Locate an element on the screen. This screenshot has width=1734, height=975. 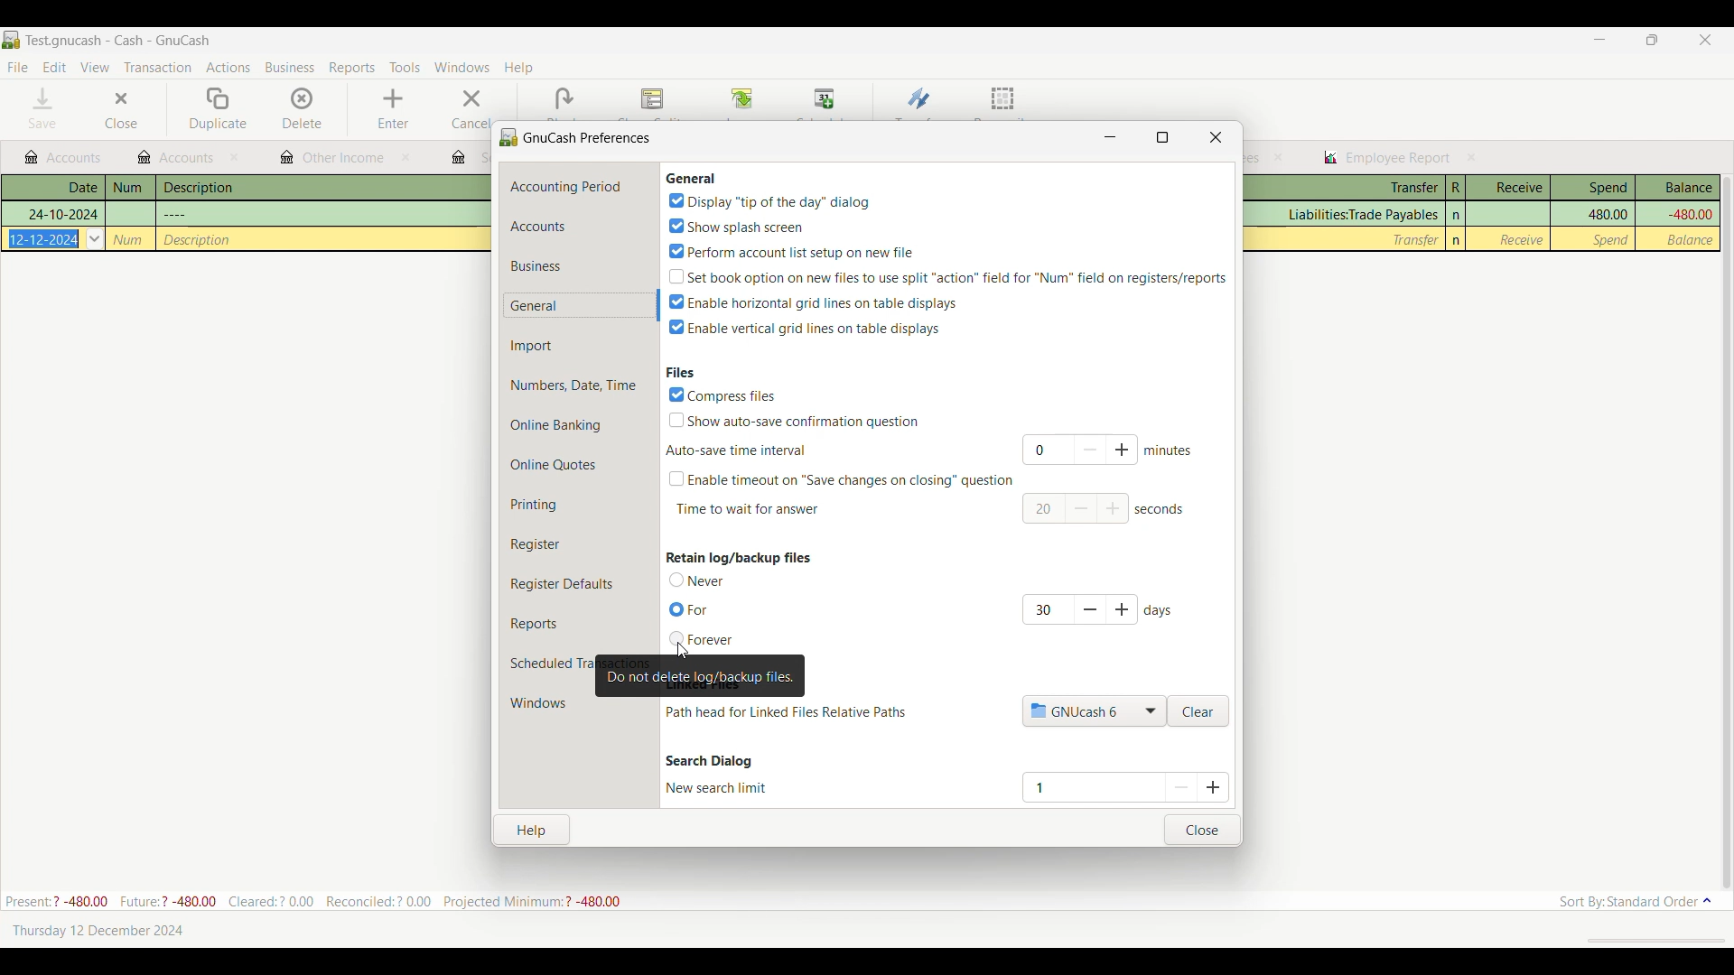
add is located at coordinates (1124, 450).